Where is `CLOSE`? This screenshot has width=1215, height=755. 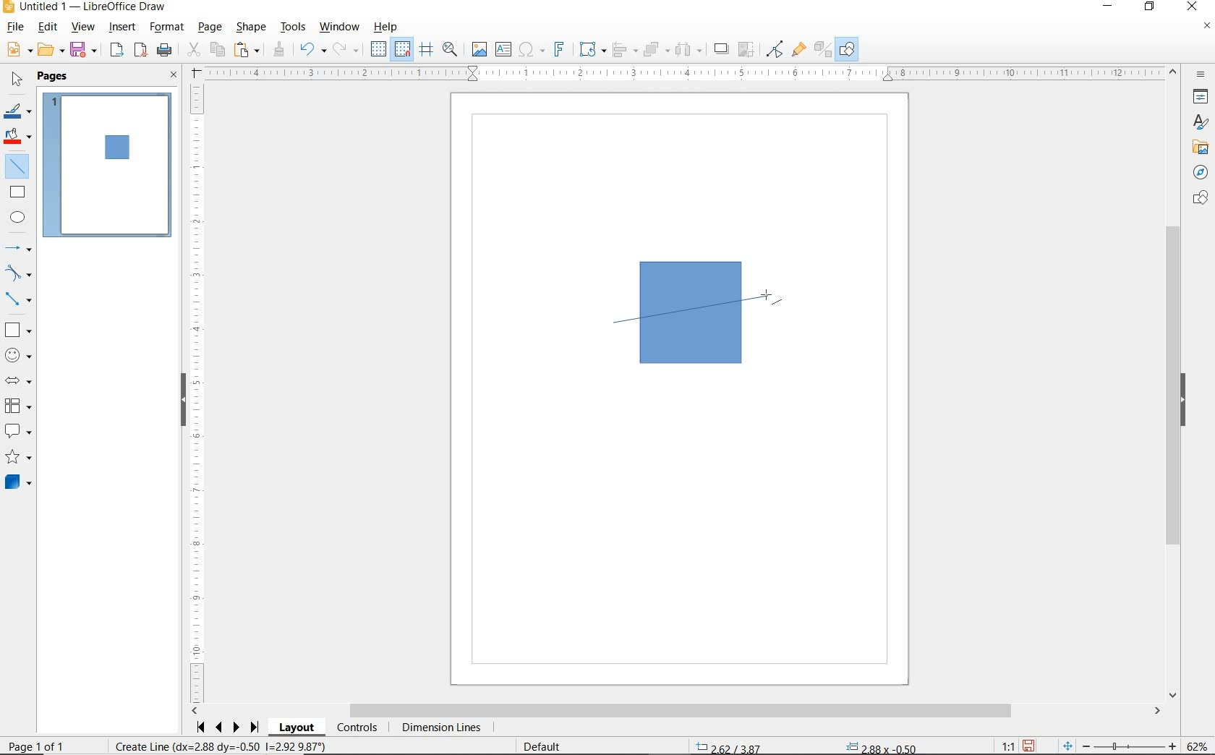
CLOSE is located at coordinates (174, 76).